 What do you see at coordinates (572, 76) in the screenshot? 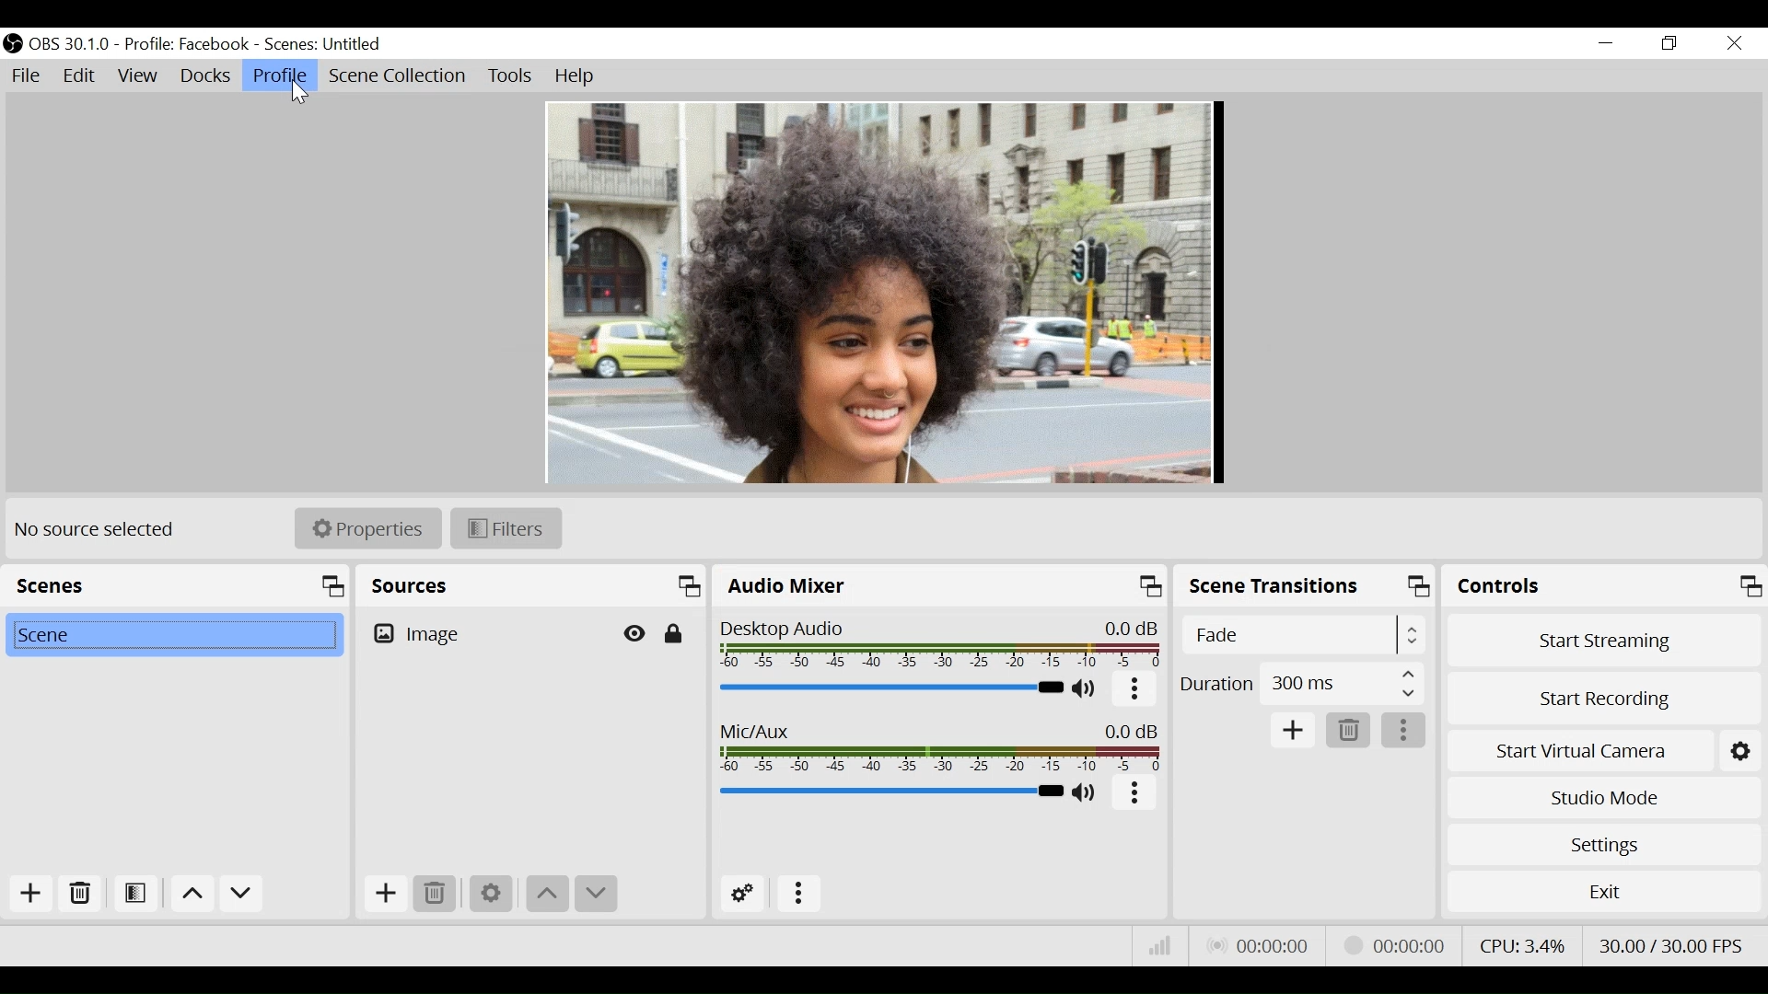
I see `Help` at bounding box center [572, 76].